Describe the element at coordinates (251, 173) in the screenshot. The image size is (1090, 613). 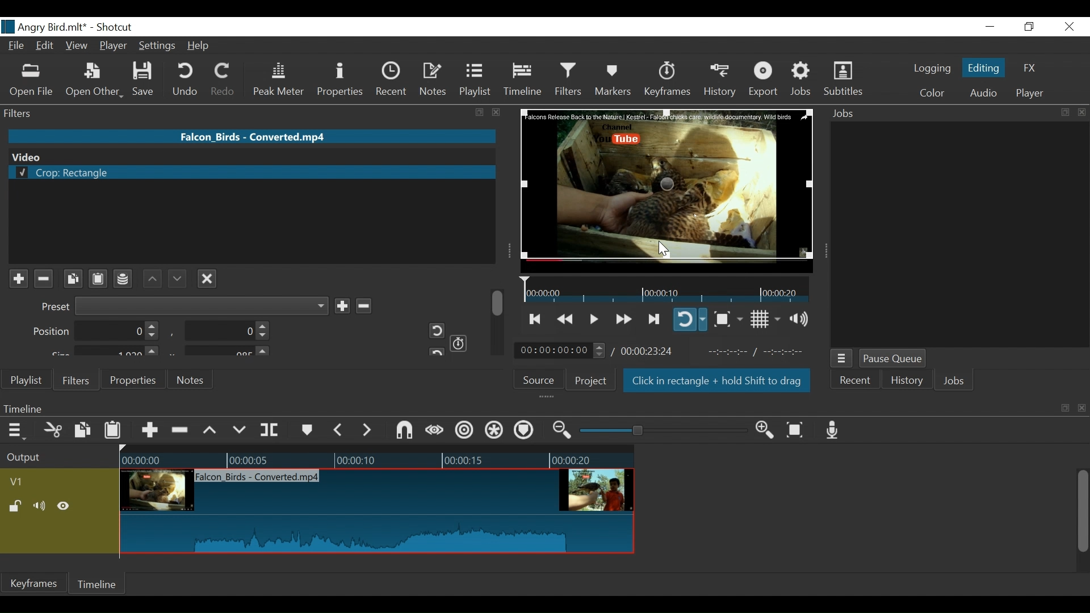
I see `Crop Rectangle` at that location.